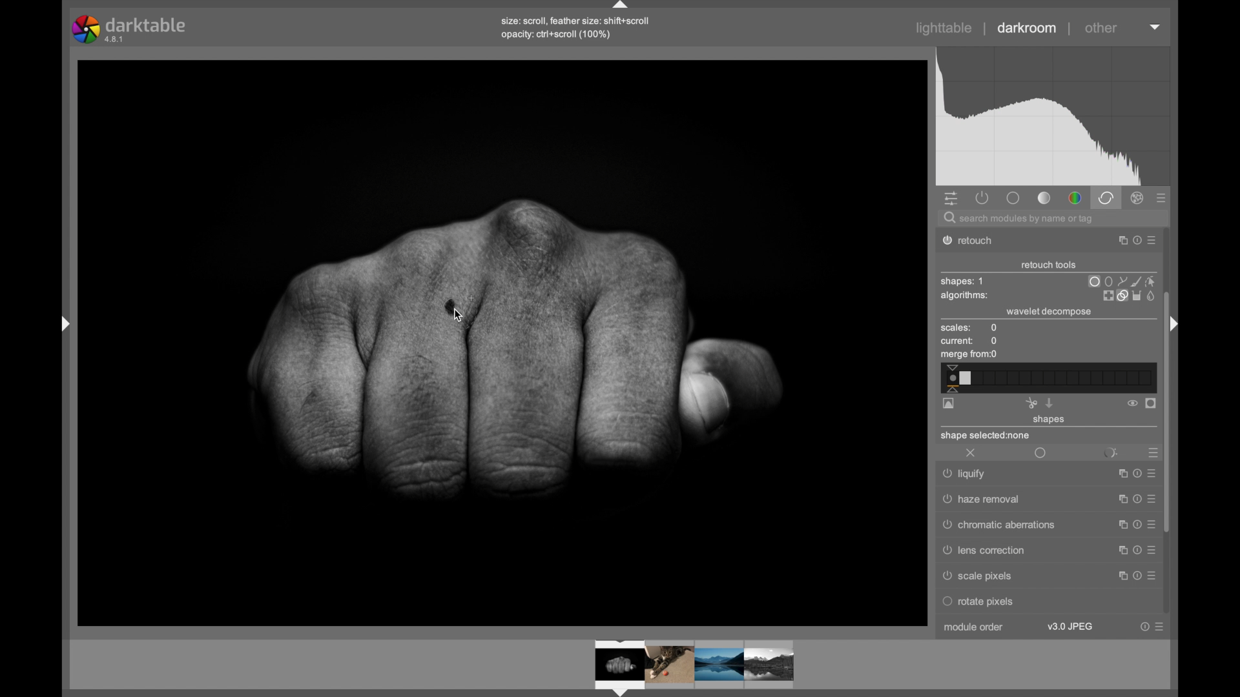 The height and width of the screenshot is (697, 1240). Describe the element at coordinates (969, 328) in the screenshot. I see `scales: 0` at that location.